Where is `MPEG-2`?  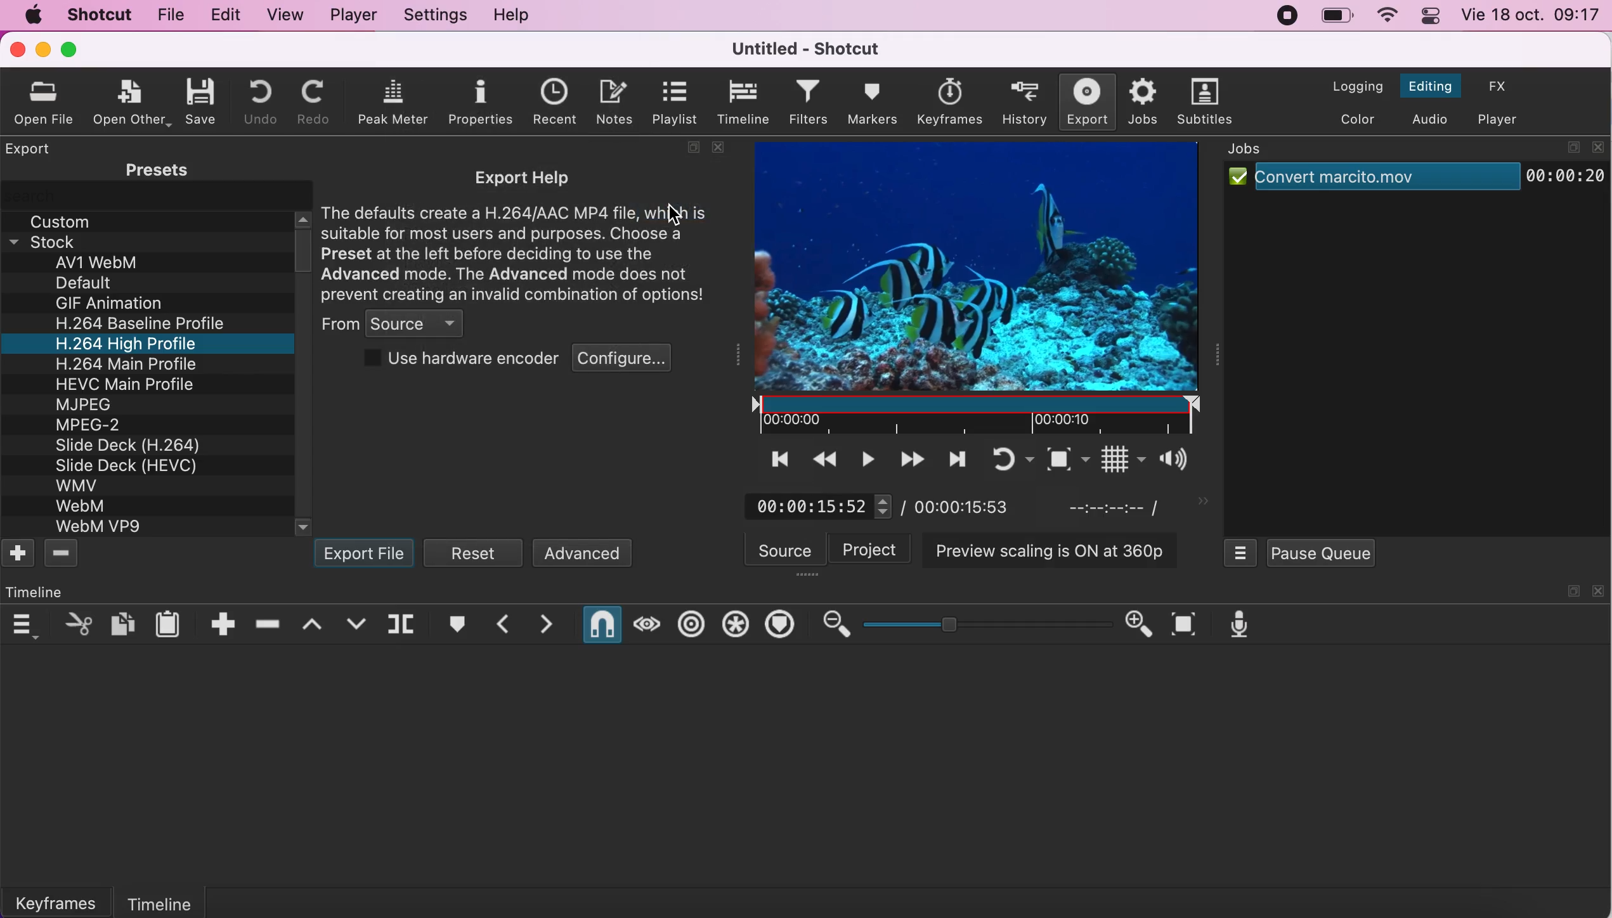 MPEG-2 is located at coordinates (96, 426).